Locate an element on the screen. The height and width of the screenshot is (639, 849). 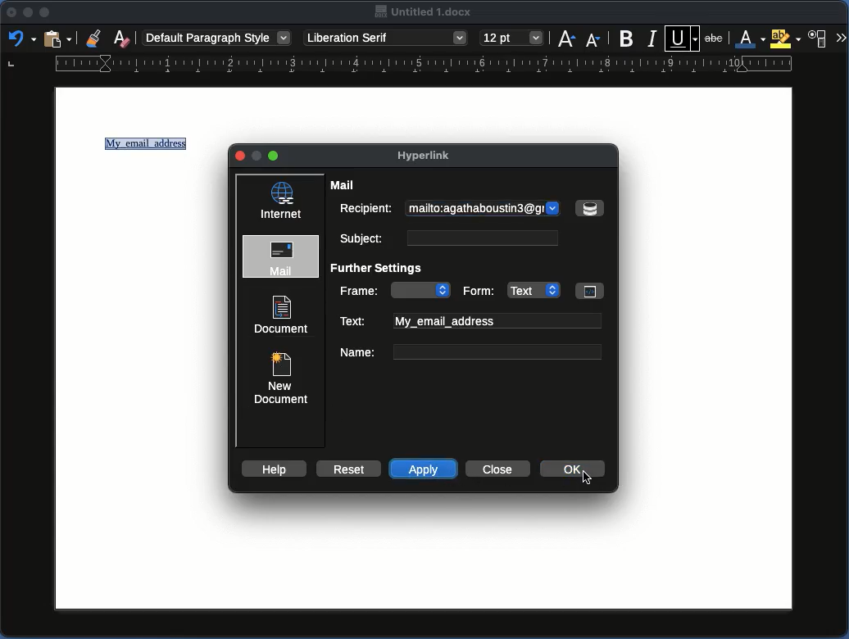
Recipient is located at coordinates (365, 207).